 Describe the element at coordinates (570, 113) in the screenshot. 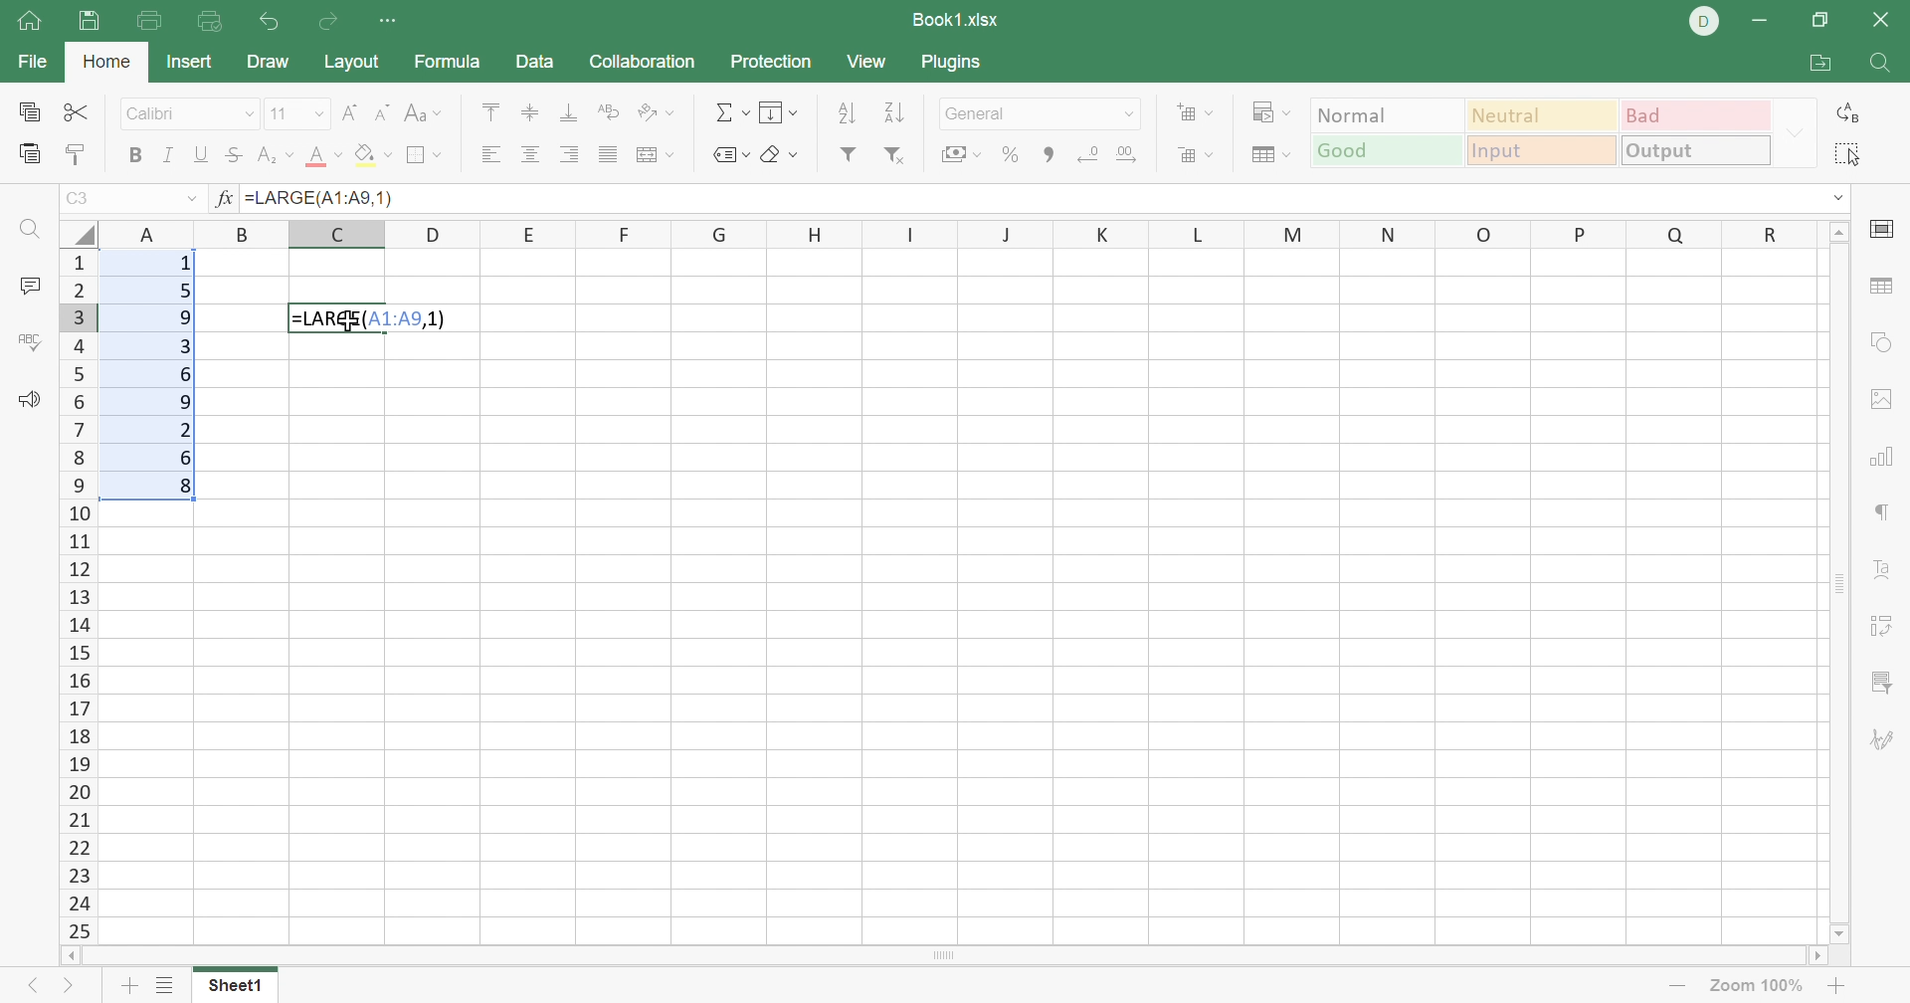

I see `Align Bottom` at that location.